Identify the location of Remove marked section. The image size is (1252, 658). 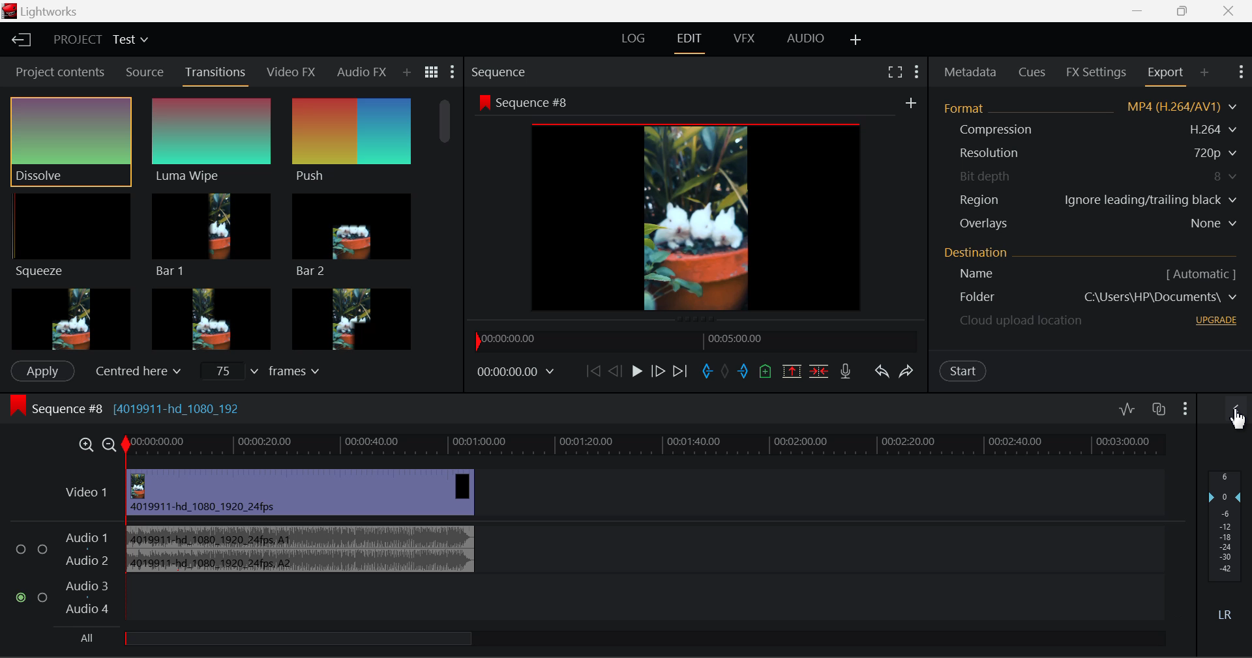
(791, 371).